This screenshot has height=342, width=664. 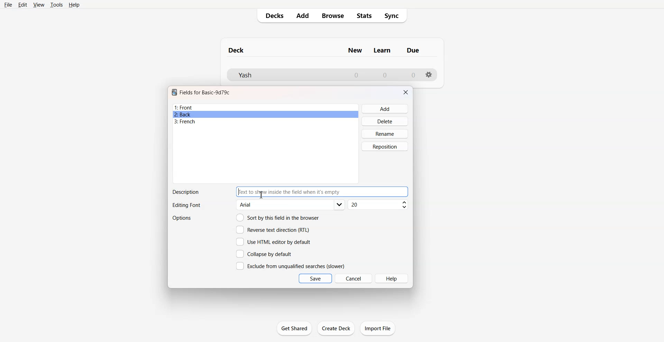 What do you see at coordinates (205, 92) in the screenshot?
I see `Text 1` at bounding box center [205, 92].